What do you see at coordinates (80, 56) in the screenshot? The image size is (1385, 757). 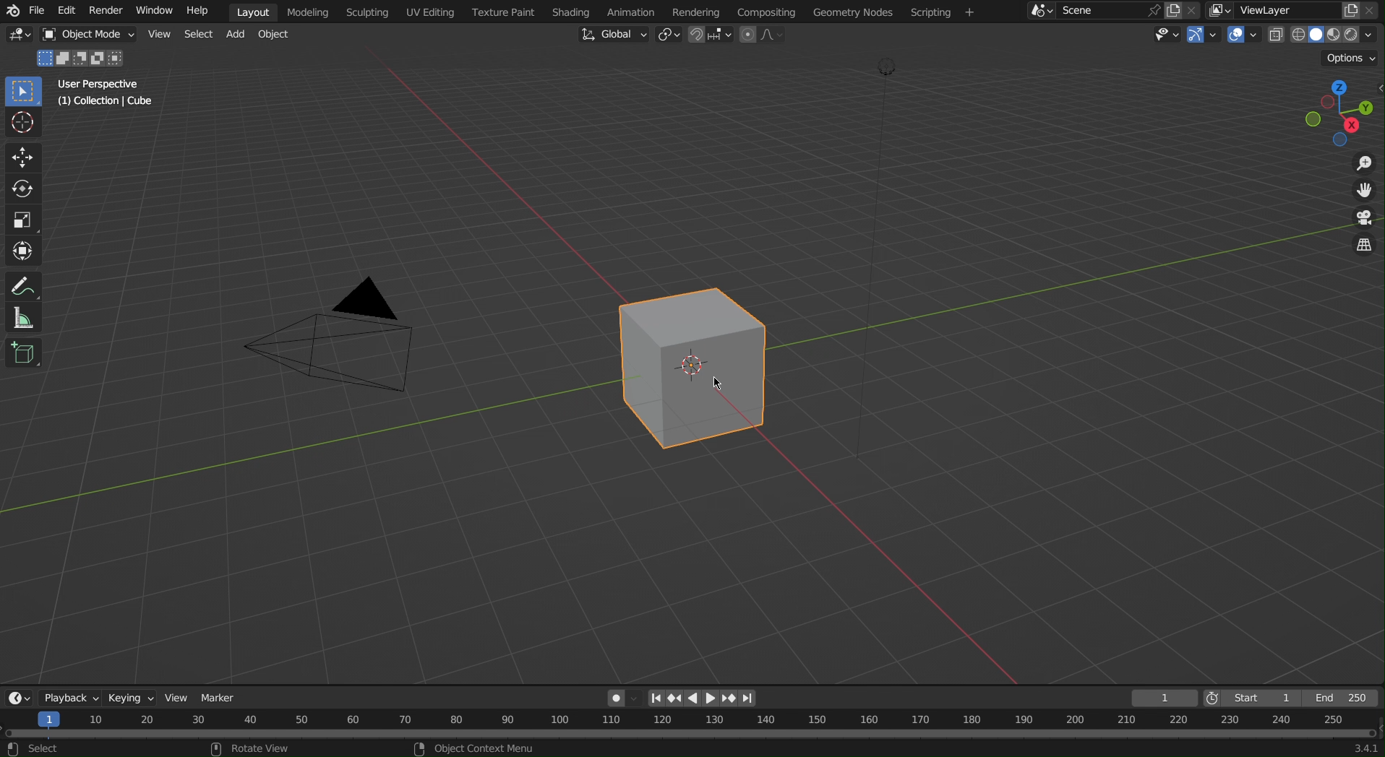 I see `Object 1` at bounding box center [80, 56].